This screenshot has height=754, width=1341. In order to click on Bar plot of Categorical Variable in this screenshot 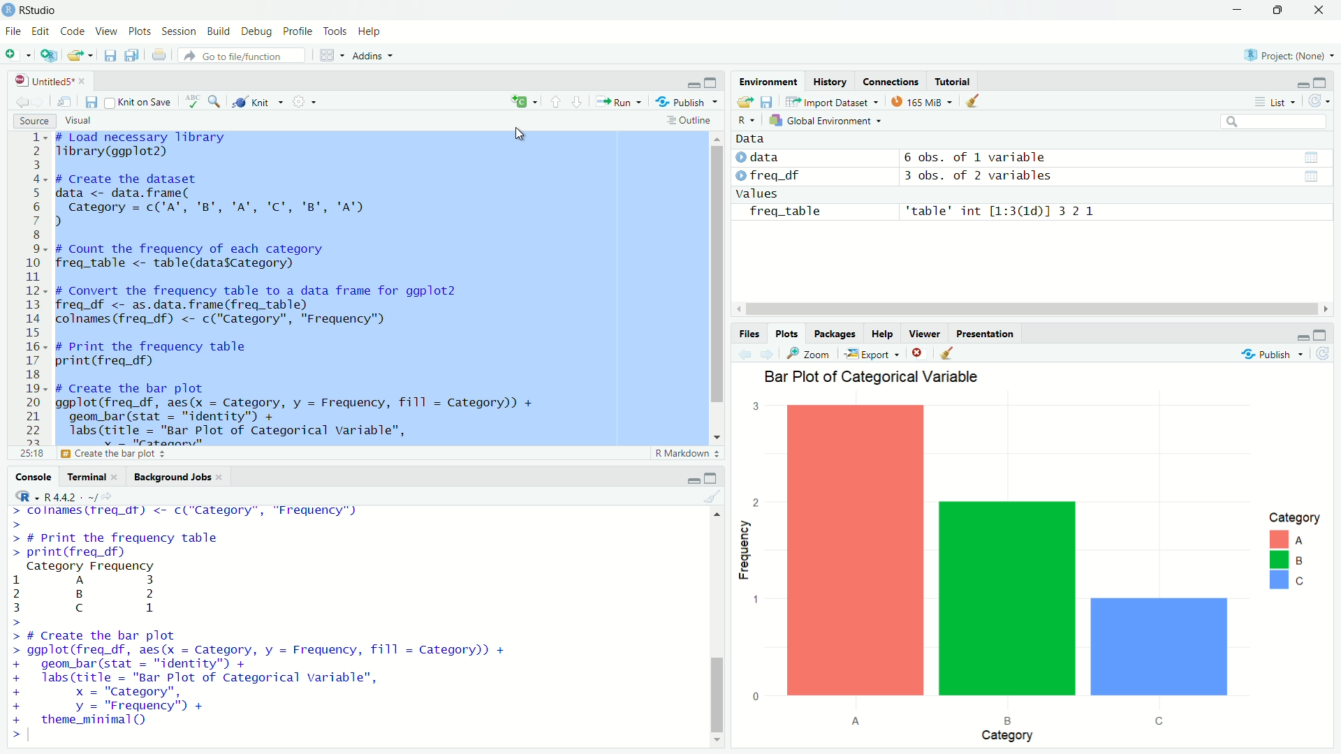, I will do `click(875, 376)`.